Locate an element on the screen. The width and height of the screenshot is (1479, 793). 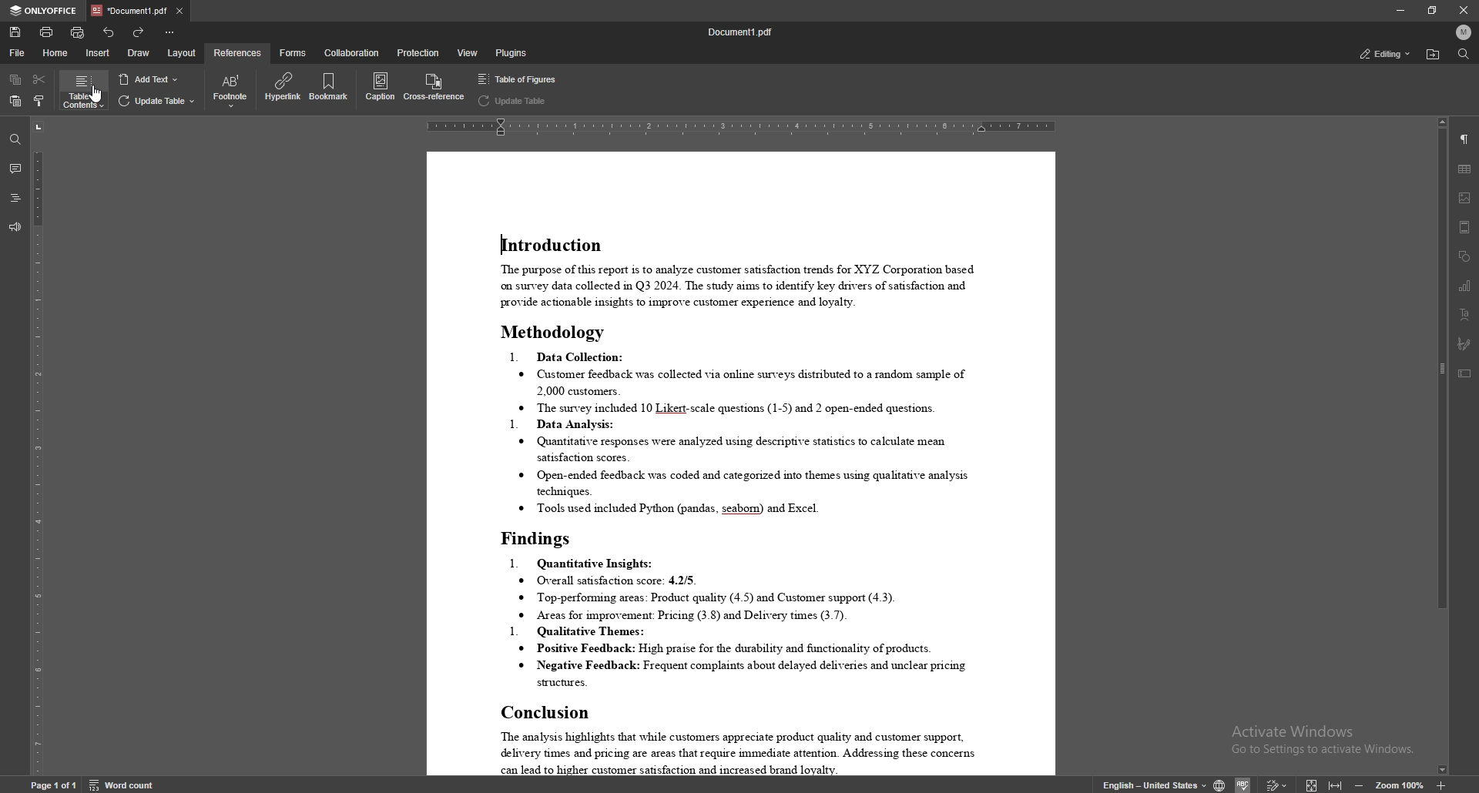
undo is located at coordinates (110, 32).